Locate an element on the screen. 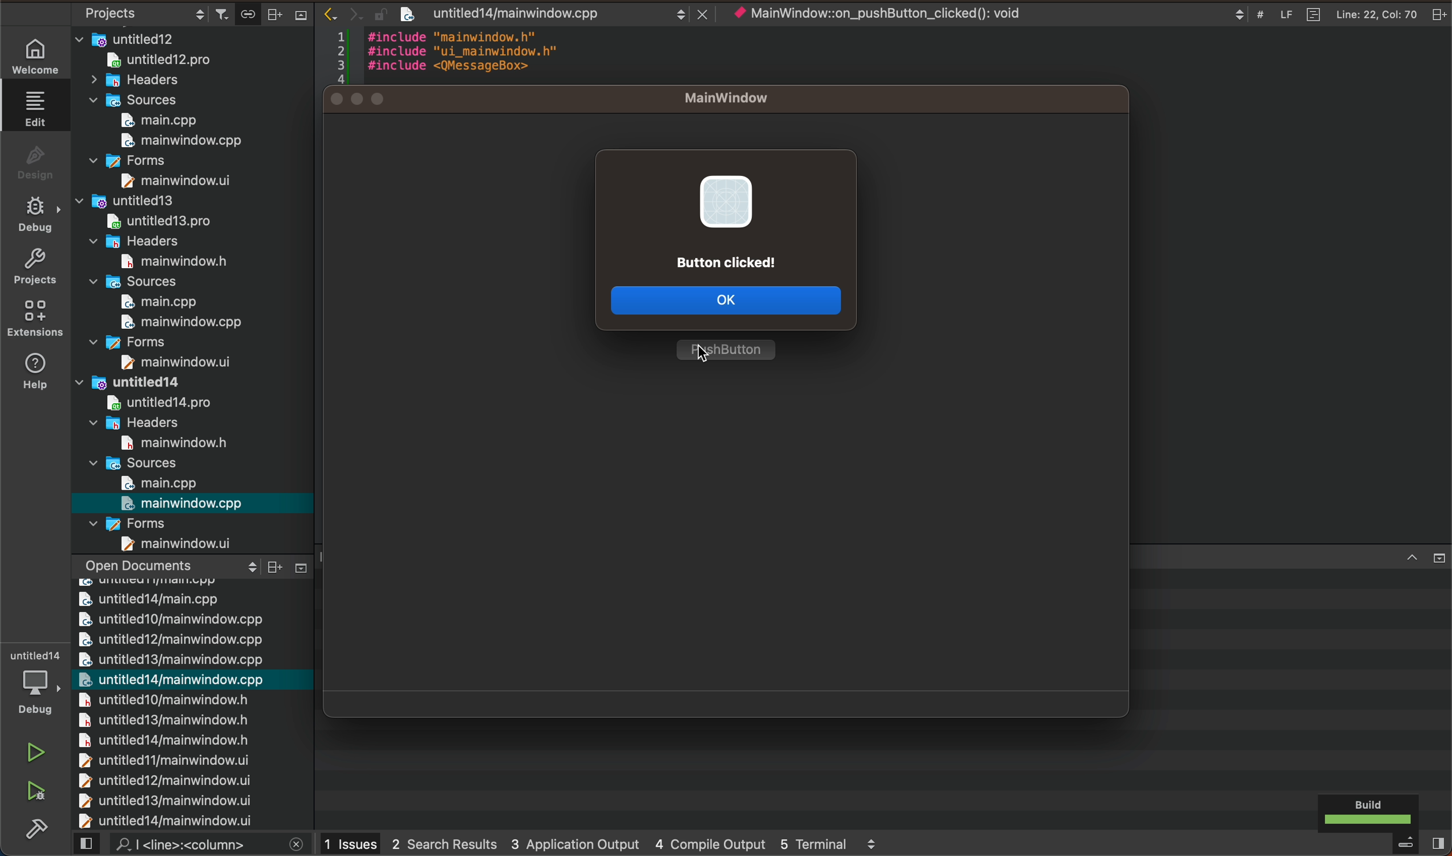 The width and height of the screenshot is (1452, 856). forms is located at coordinates (139, 522).